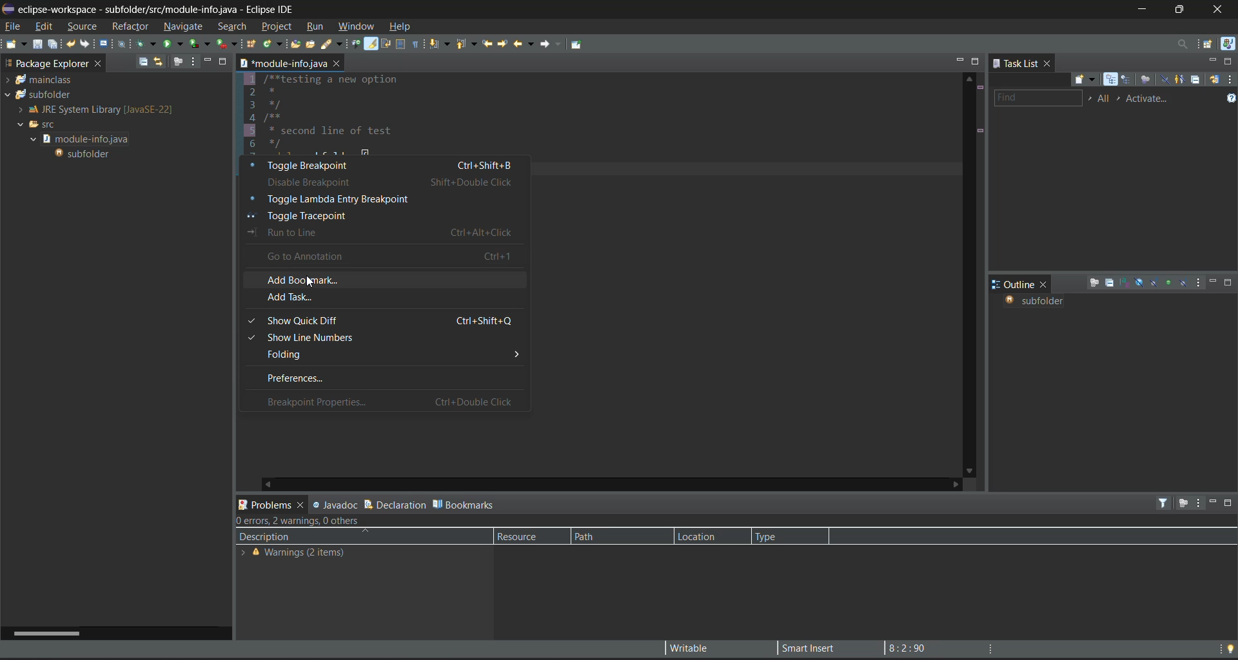 This screenshot has width=1238, height=660. I want to click on maximize, so click(1229, 61).